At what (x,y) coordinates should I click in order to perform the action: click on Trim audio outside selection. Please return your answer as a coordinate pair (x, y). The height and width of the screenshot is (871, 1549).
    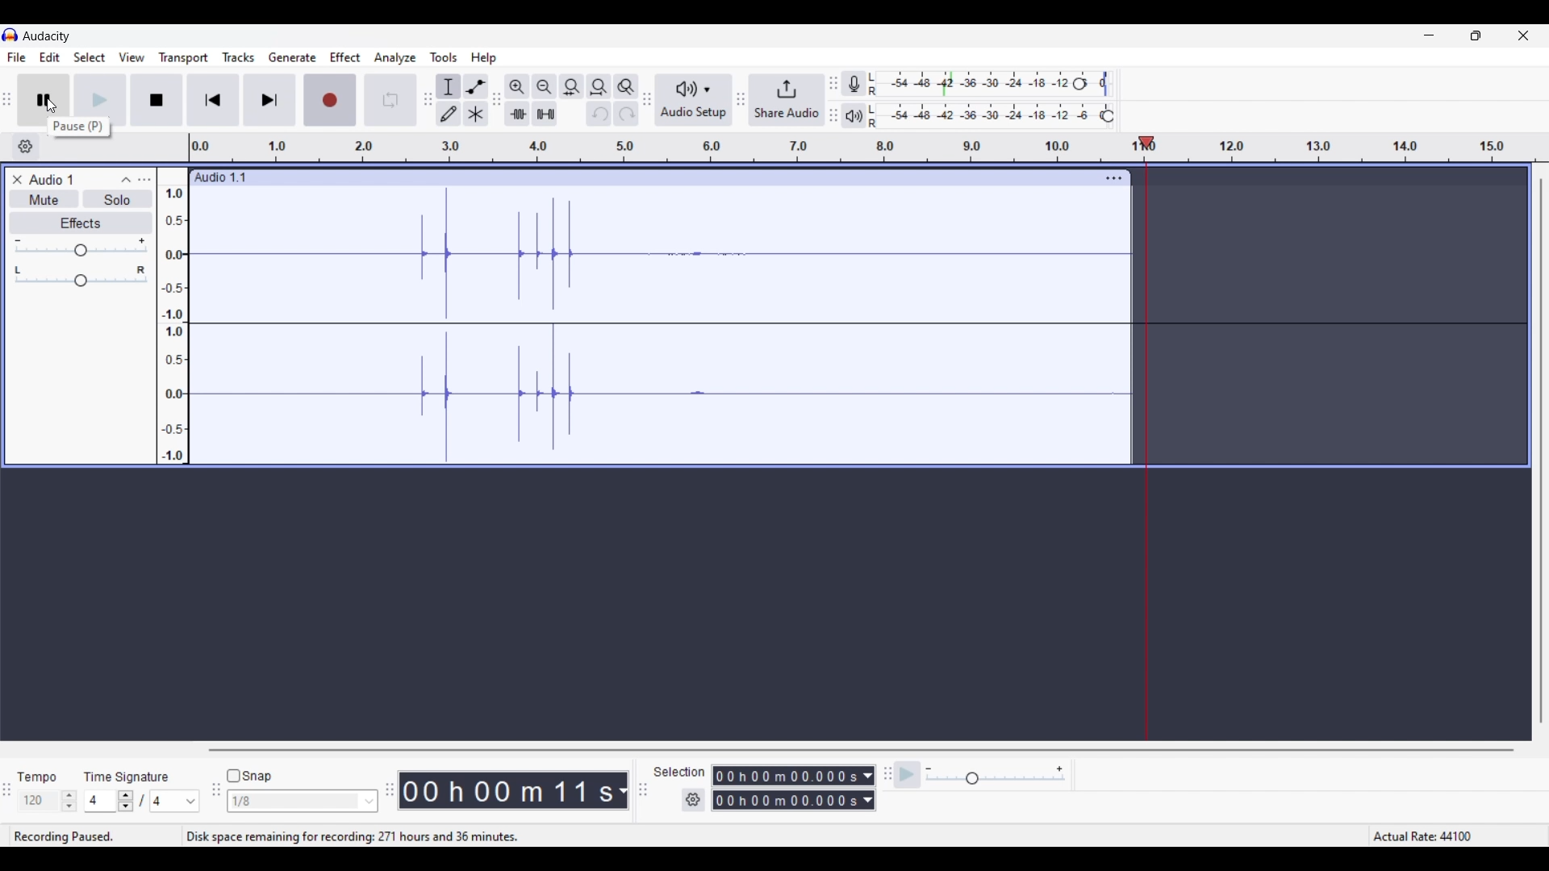
    Looking at the image, I should click on (516, 114).